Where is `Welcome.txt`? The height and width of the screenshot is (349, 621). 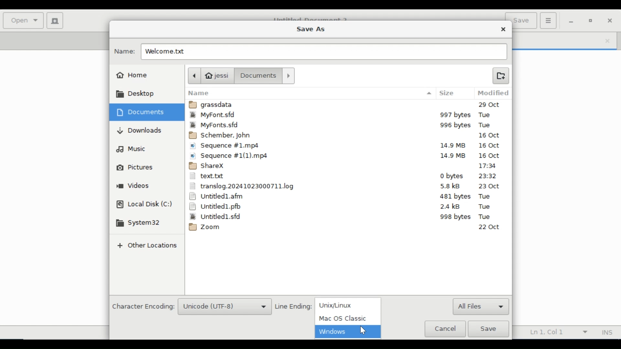 Welcome.txt is located at coordinates (172, 52).